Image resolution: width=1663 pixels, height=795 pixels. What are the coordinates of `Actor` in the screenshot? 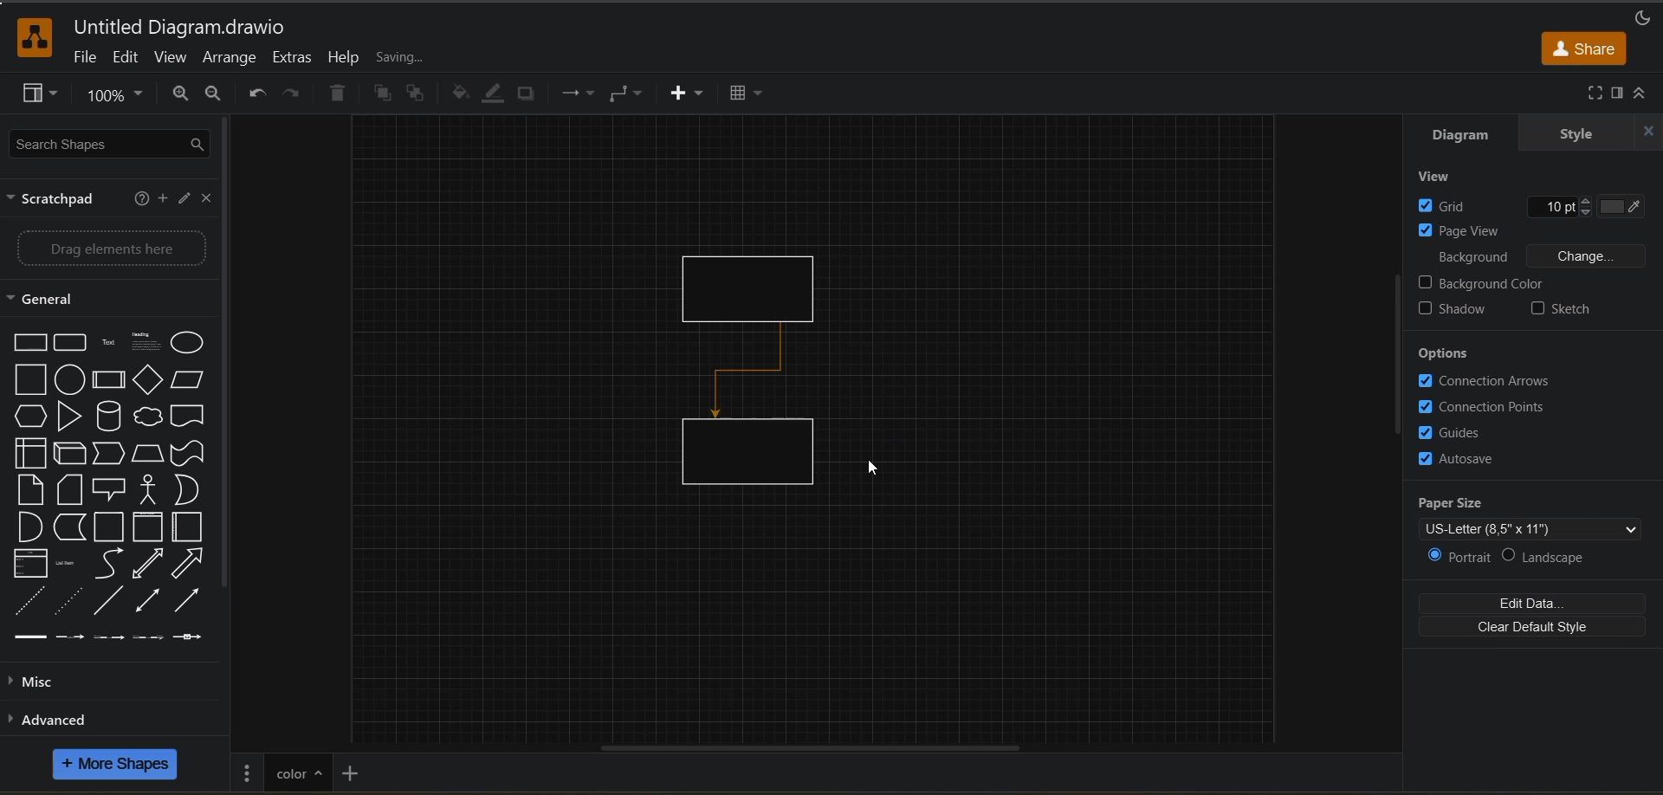 It's located at (152, 489).